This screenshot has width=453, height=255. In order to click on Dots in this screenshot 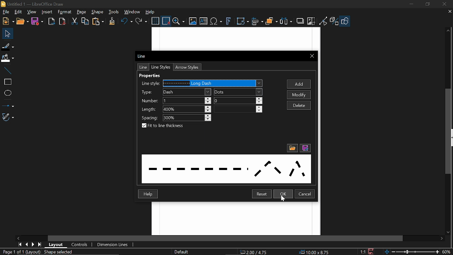, I will do `click(238, 92)`.